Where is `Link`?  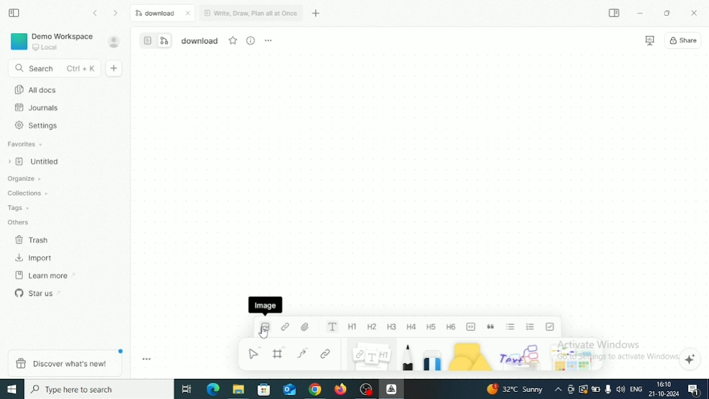
Link is located at coordinates (326, 355).